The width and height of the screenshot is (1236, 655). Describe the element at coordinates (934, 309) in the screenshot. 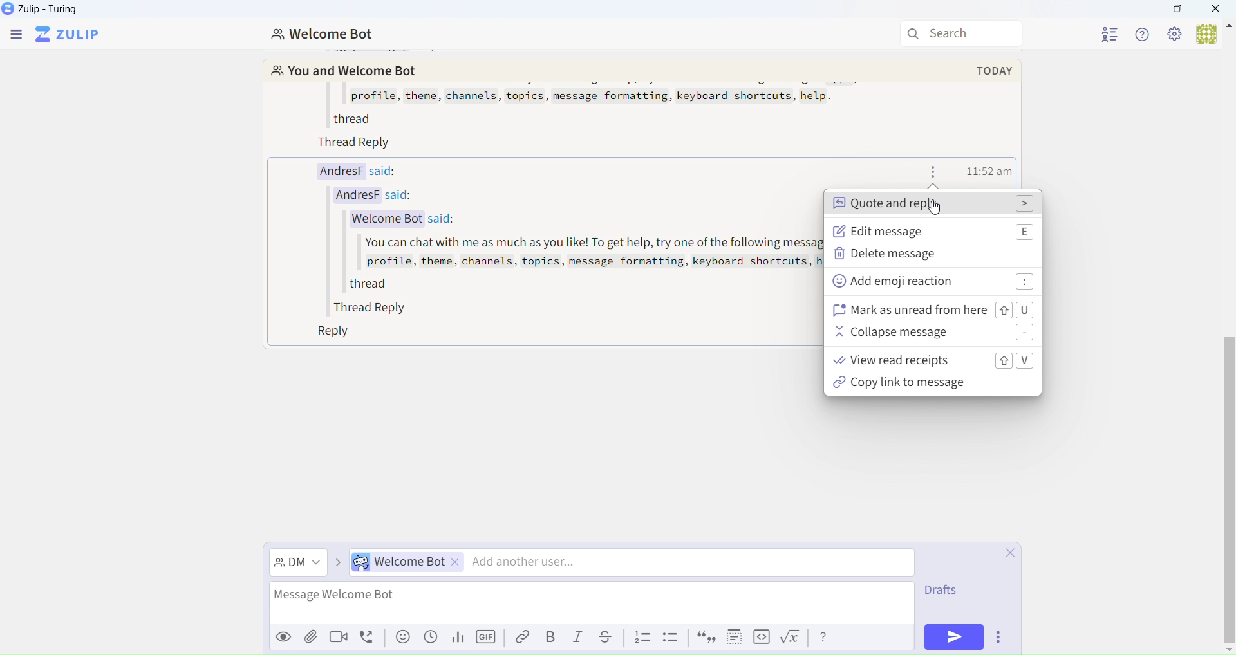

I see `mark as unrerad from here` at that location.